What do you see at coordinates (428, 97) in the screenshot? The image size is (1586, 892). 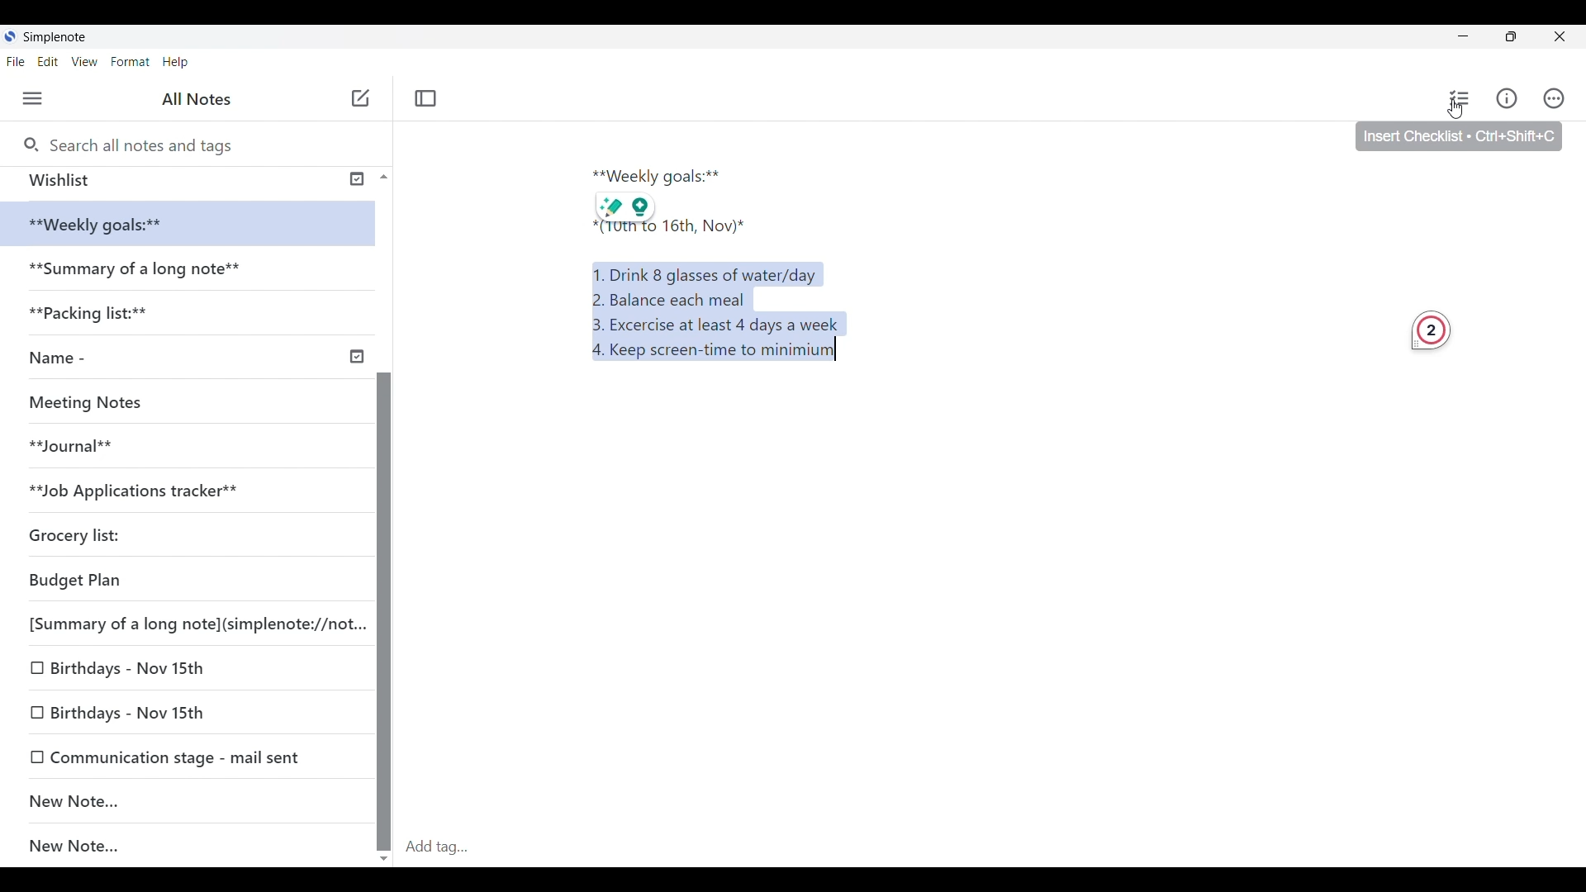 I see `Toggle focus mode` at bounding box center [428, 97].